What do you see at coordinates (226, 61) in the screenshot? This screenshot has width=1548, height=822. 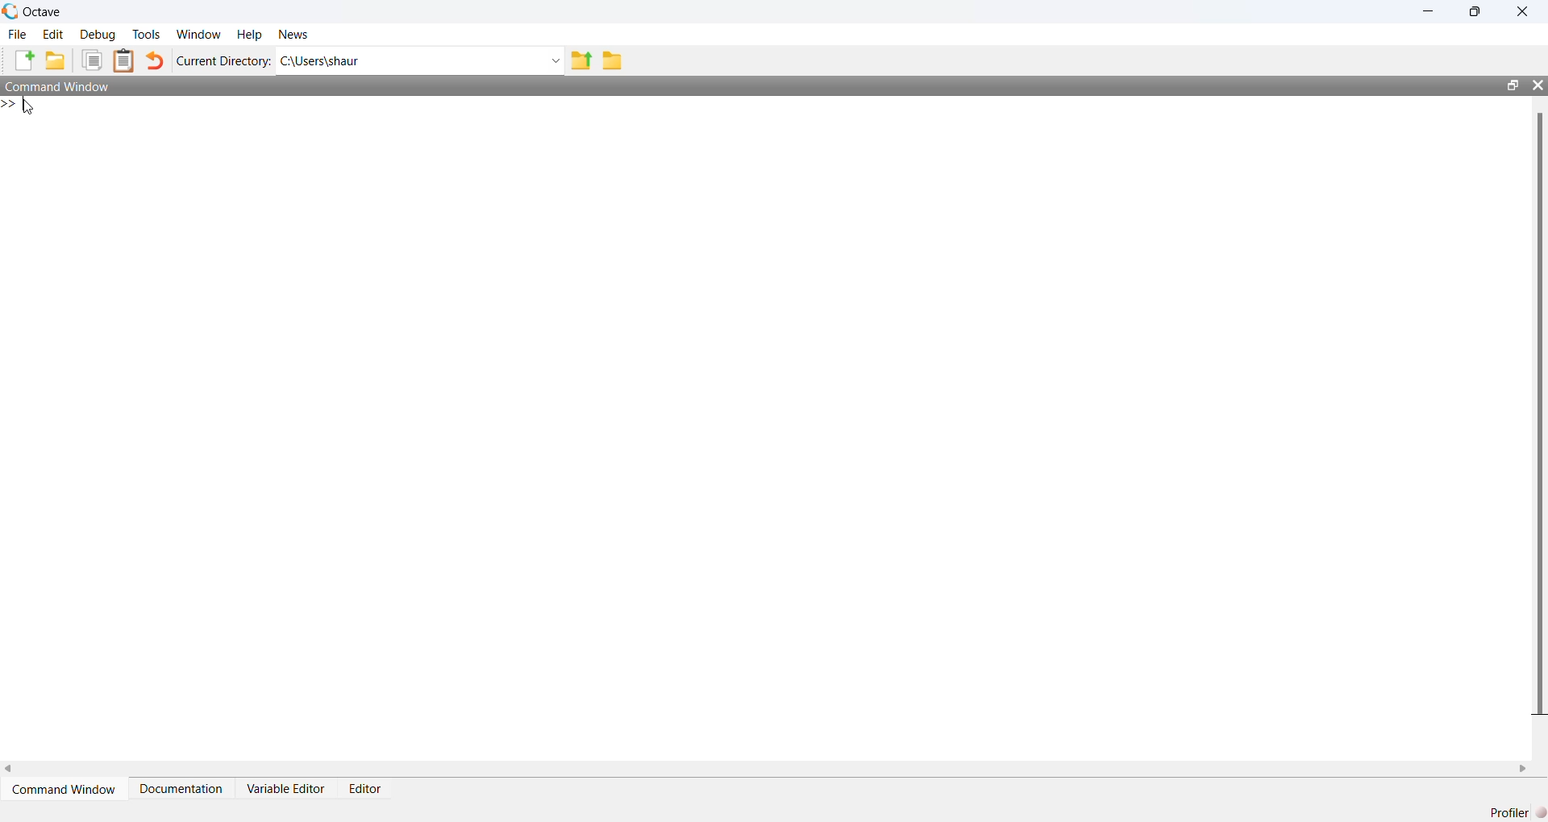 I see `Current Directory:` at bounding box center [226, 61].